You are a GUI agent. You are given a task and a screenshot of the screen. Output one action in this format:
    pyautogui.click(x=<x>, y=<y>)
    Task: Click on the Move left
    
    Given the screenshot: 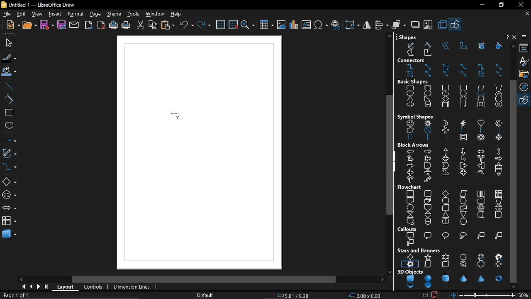 What is the action you would take?
    pyautogui.click(x=21, y=279)
    